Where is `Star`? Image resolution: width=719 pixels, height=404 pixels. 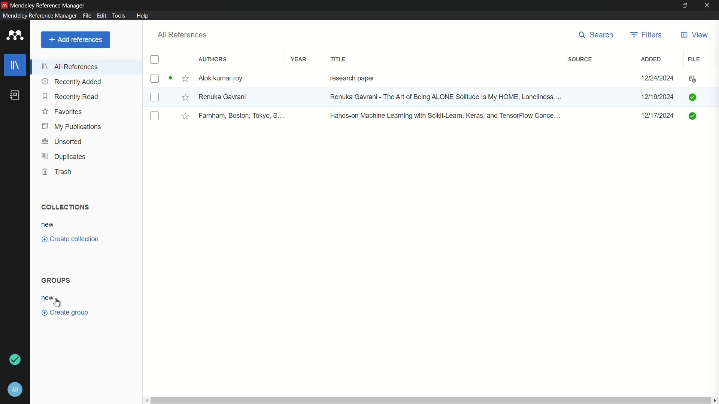 Star is located at coordinates (179, 79).